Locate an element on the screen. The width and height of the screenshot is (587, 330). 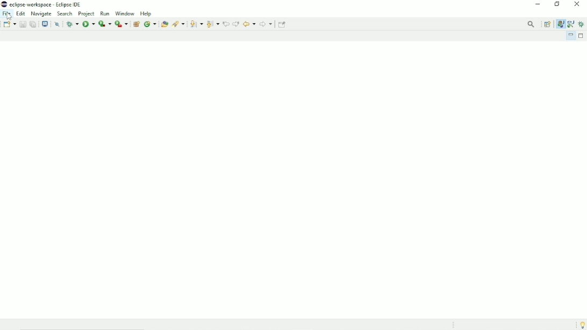
Java browsing is located at coordinates (570, 24).